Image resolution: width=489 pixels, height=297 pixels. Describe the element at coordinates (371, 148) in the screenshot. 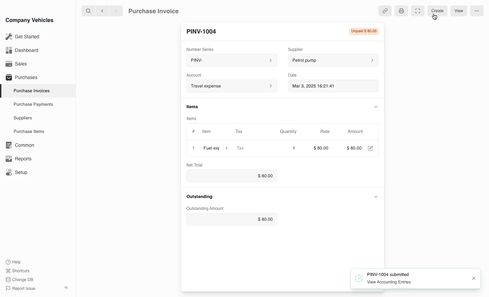

I see `edit` at that location.